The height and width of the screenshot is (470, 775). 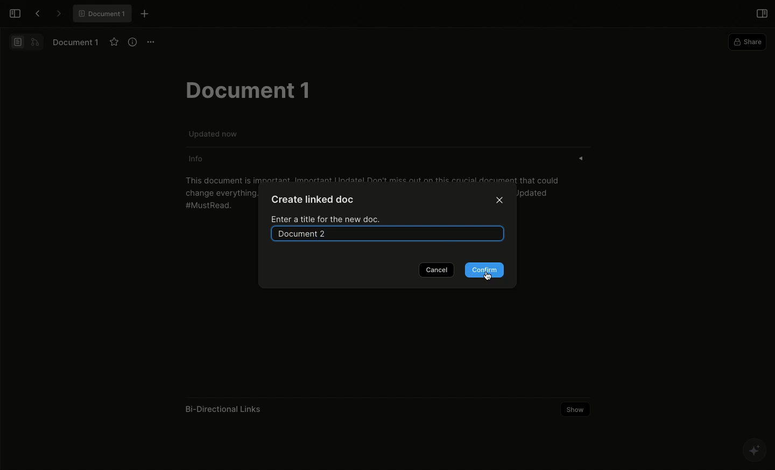 I want to click on Confirm, so click(x=484, y=270).